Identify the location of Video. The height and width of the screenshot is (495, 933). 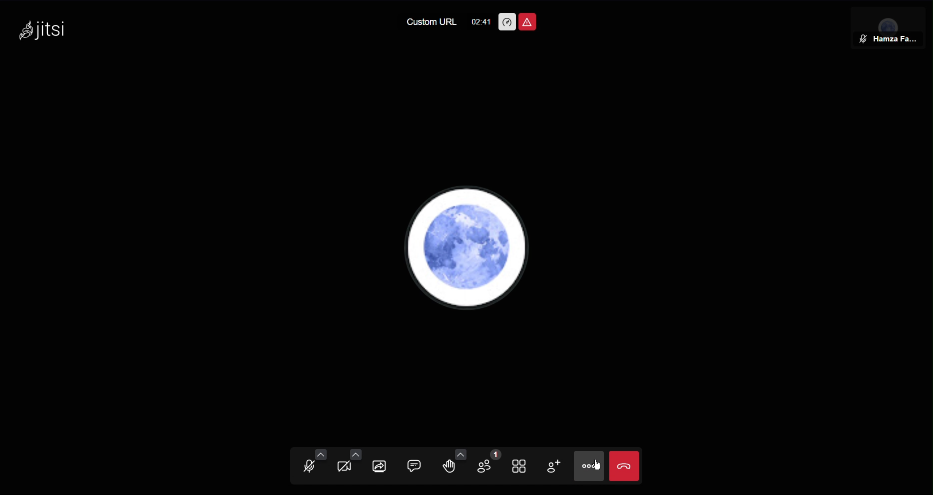
(344, 467).